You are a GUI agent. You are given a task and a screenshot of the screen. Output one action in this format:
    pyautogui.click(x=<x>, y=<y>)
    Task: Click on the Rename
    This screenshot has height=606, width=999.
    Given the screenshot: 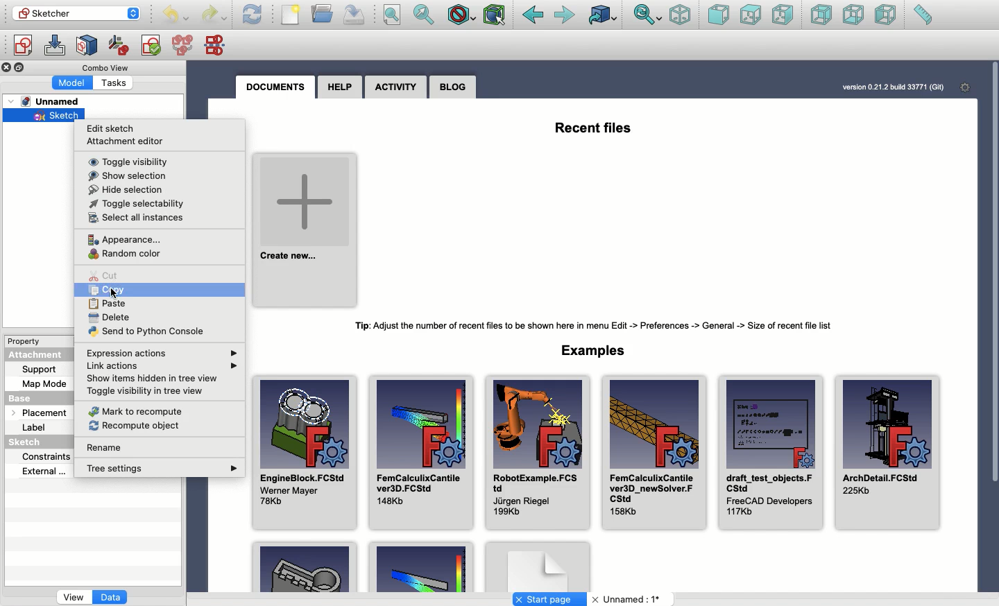 What is the action you would take?
    pyautogui.click(x=109, y=449)
    